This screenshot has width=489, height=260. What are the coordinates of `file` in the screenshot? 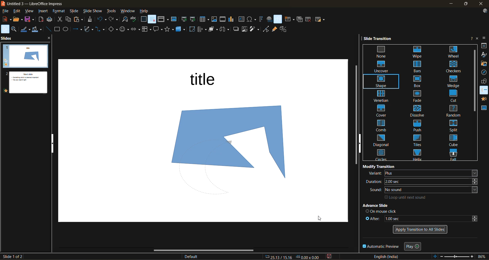 It's located at (7, 11).